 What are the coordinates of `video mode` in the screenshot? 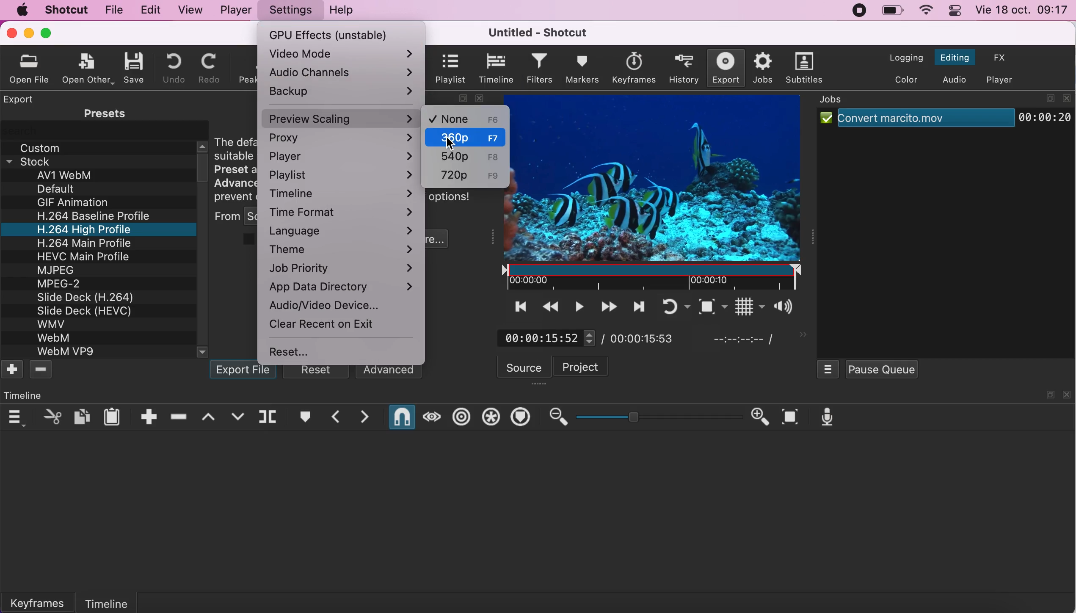 It's located at (341, 54).